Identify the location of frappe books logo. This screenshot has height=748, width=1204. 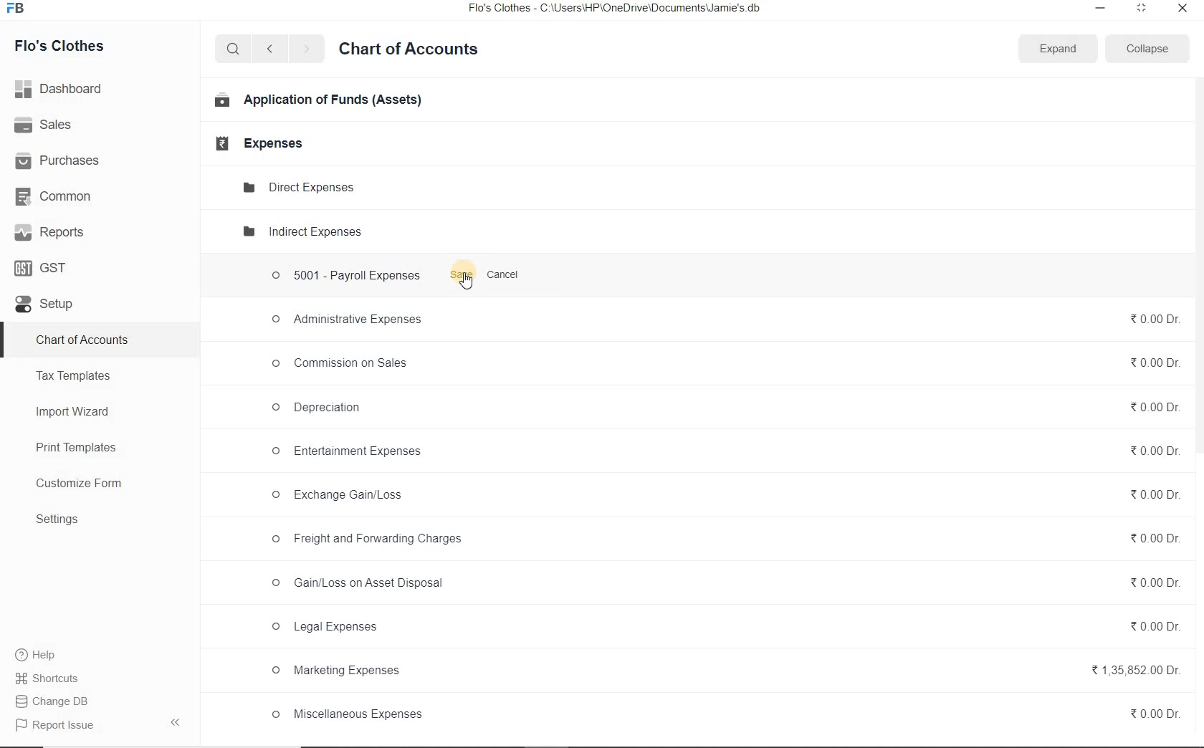
(19, 9).